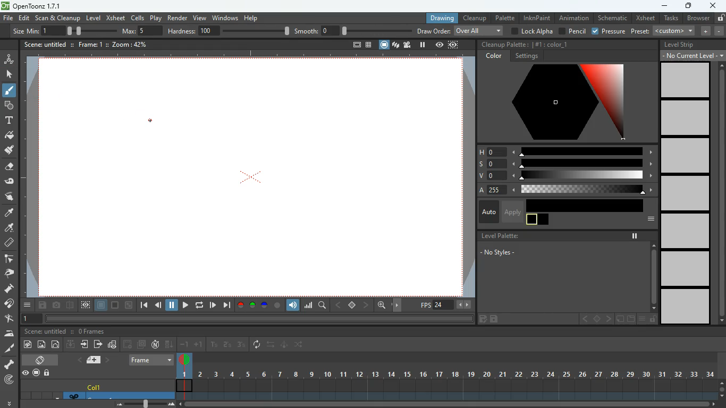 The width and height of the screenshot is (726, 408). I want to click on title, so click(45, 44).